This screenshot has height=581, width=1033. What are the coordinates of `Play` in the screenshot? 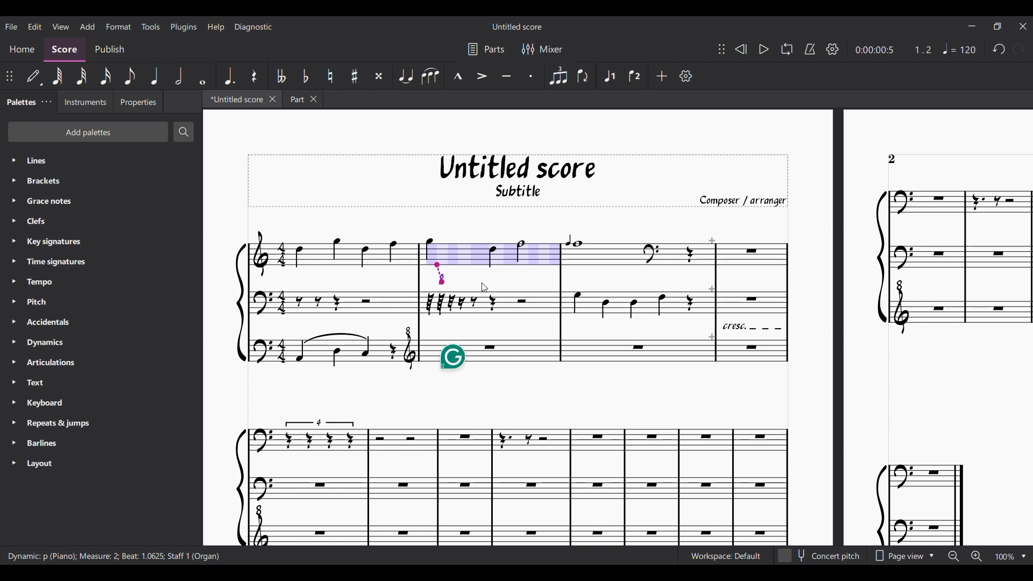 It's located at (764, 49).